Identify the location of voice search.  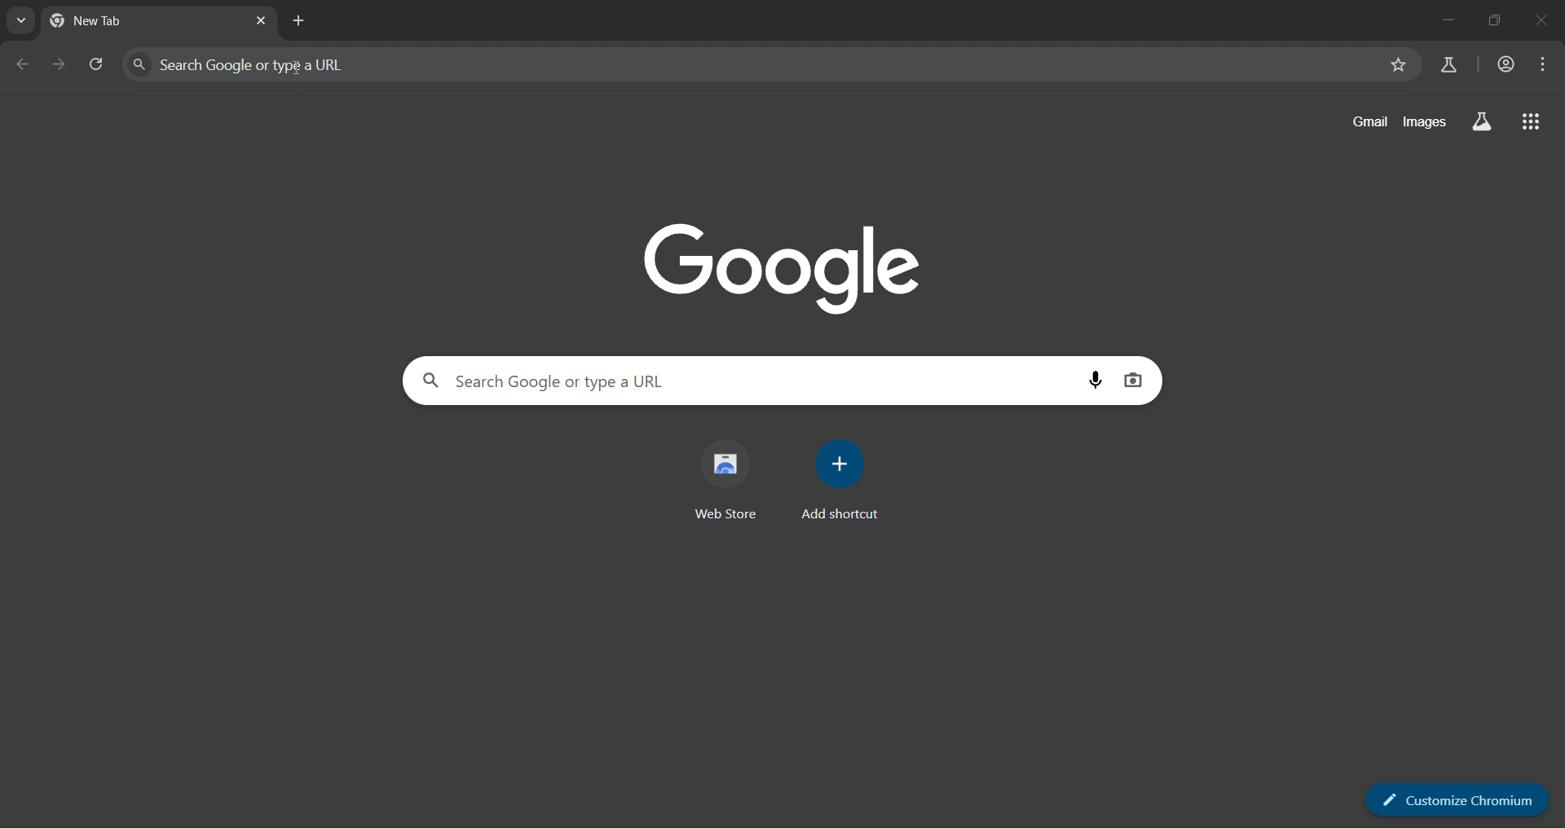
(1093, 381).